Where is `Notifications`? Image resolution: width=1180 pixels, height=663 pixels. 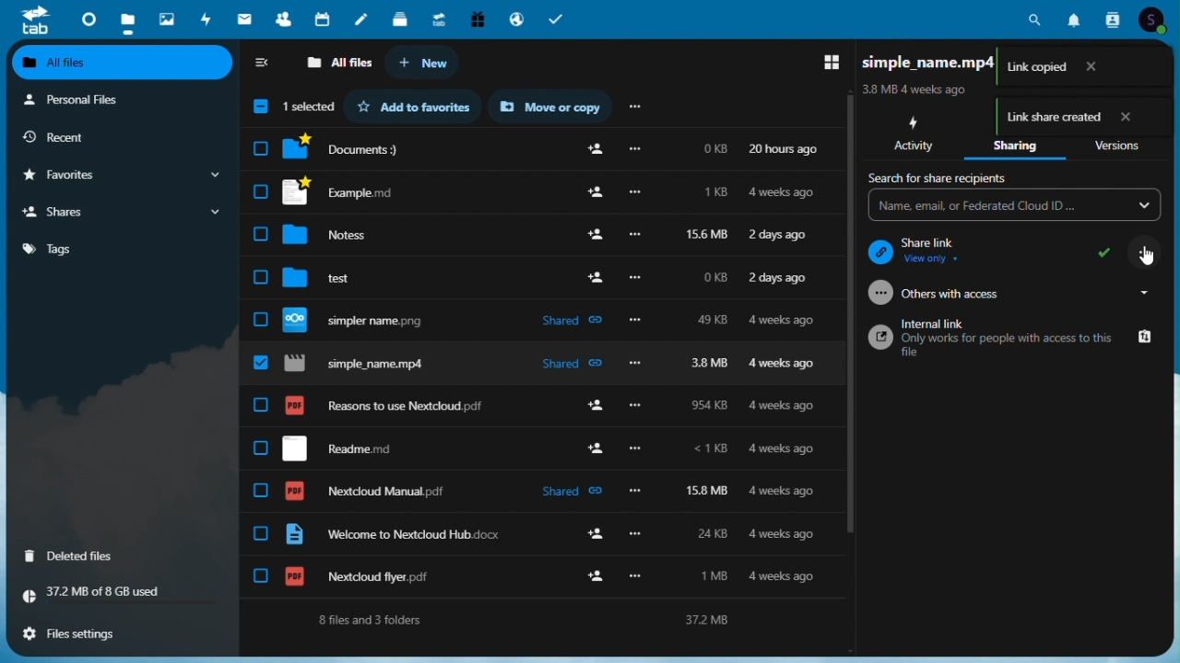
Notifications is located at coordinates (1076, 17).